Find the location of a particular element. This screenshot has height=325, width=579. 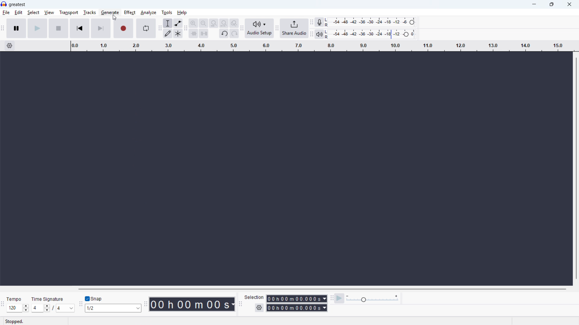

audio setup is located at coordinates (260, 29).